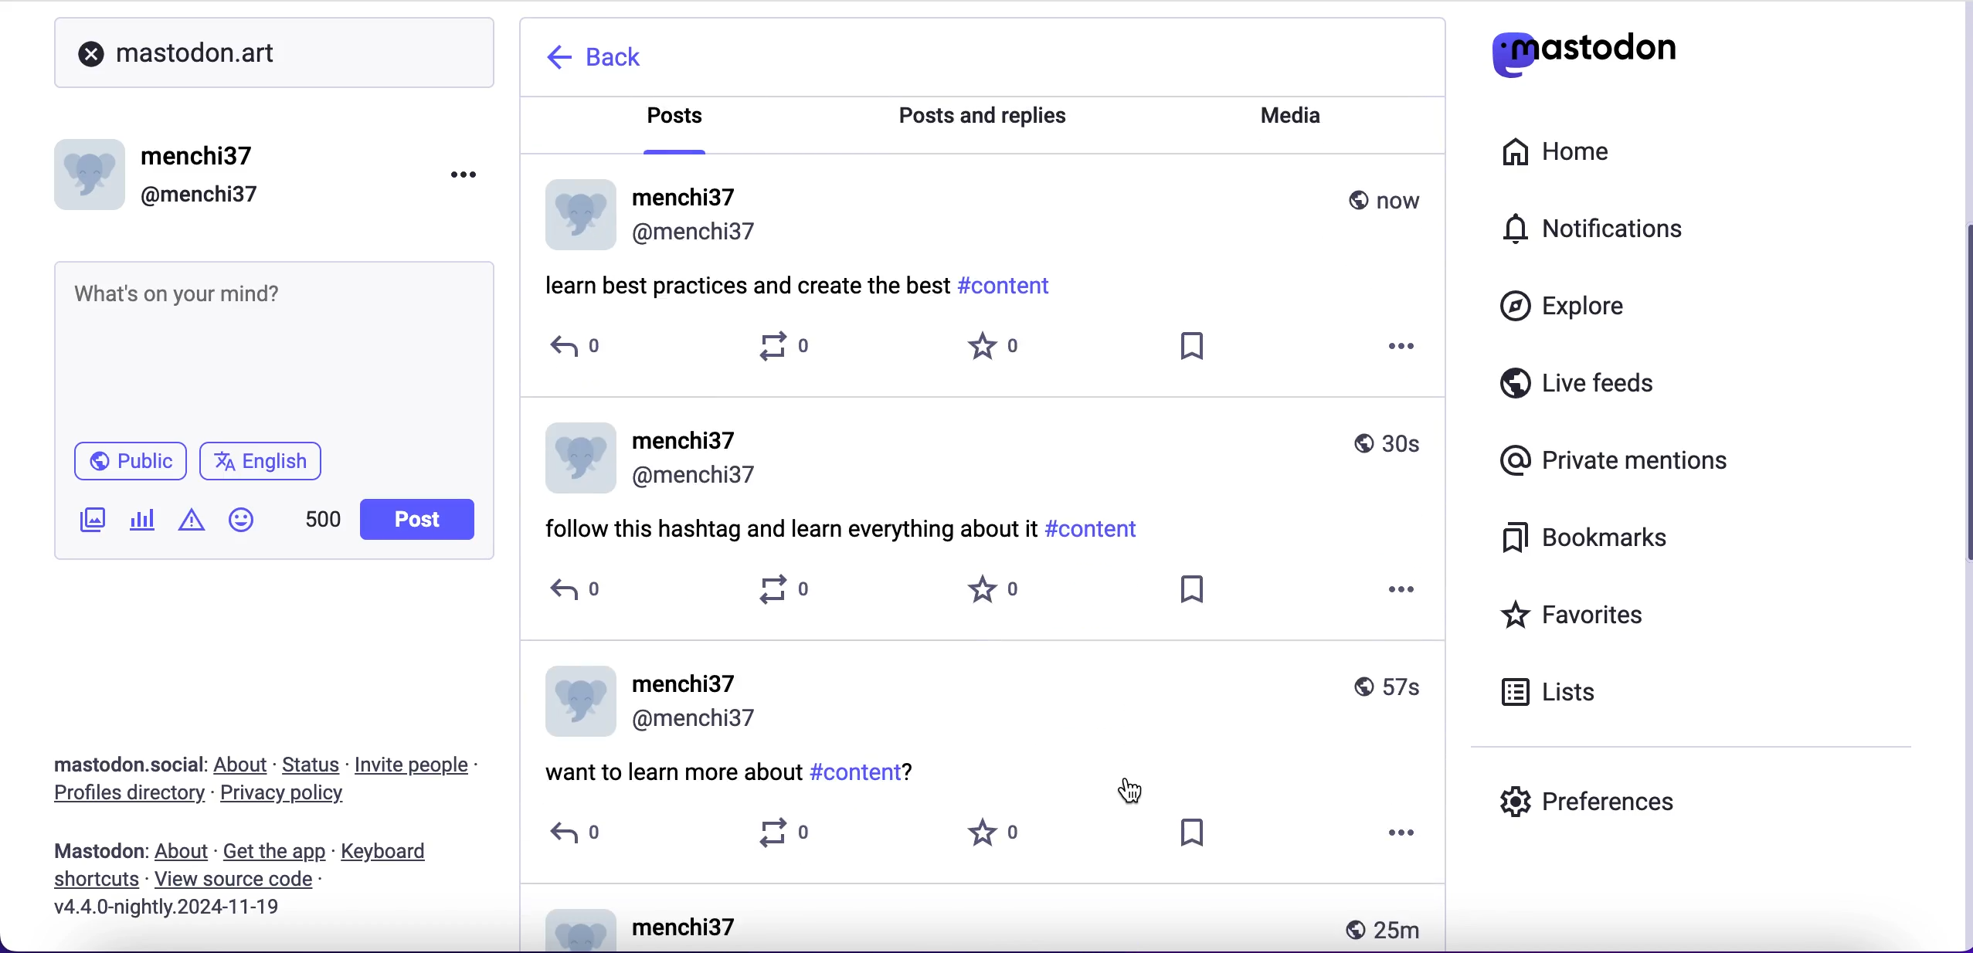 The image size is (1973, 953). Describe the element at coordinates (312, 765) in the screenshot. I see `status` at that location.